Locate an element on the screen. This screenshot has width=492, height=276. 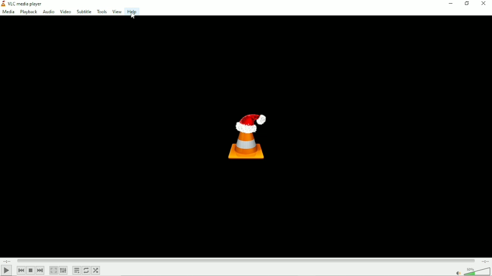
Next is located at coordinates (40, 271).